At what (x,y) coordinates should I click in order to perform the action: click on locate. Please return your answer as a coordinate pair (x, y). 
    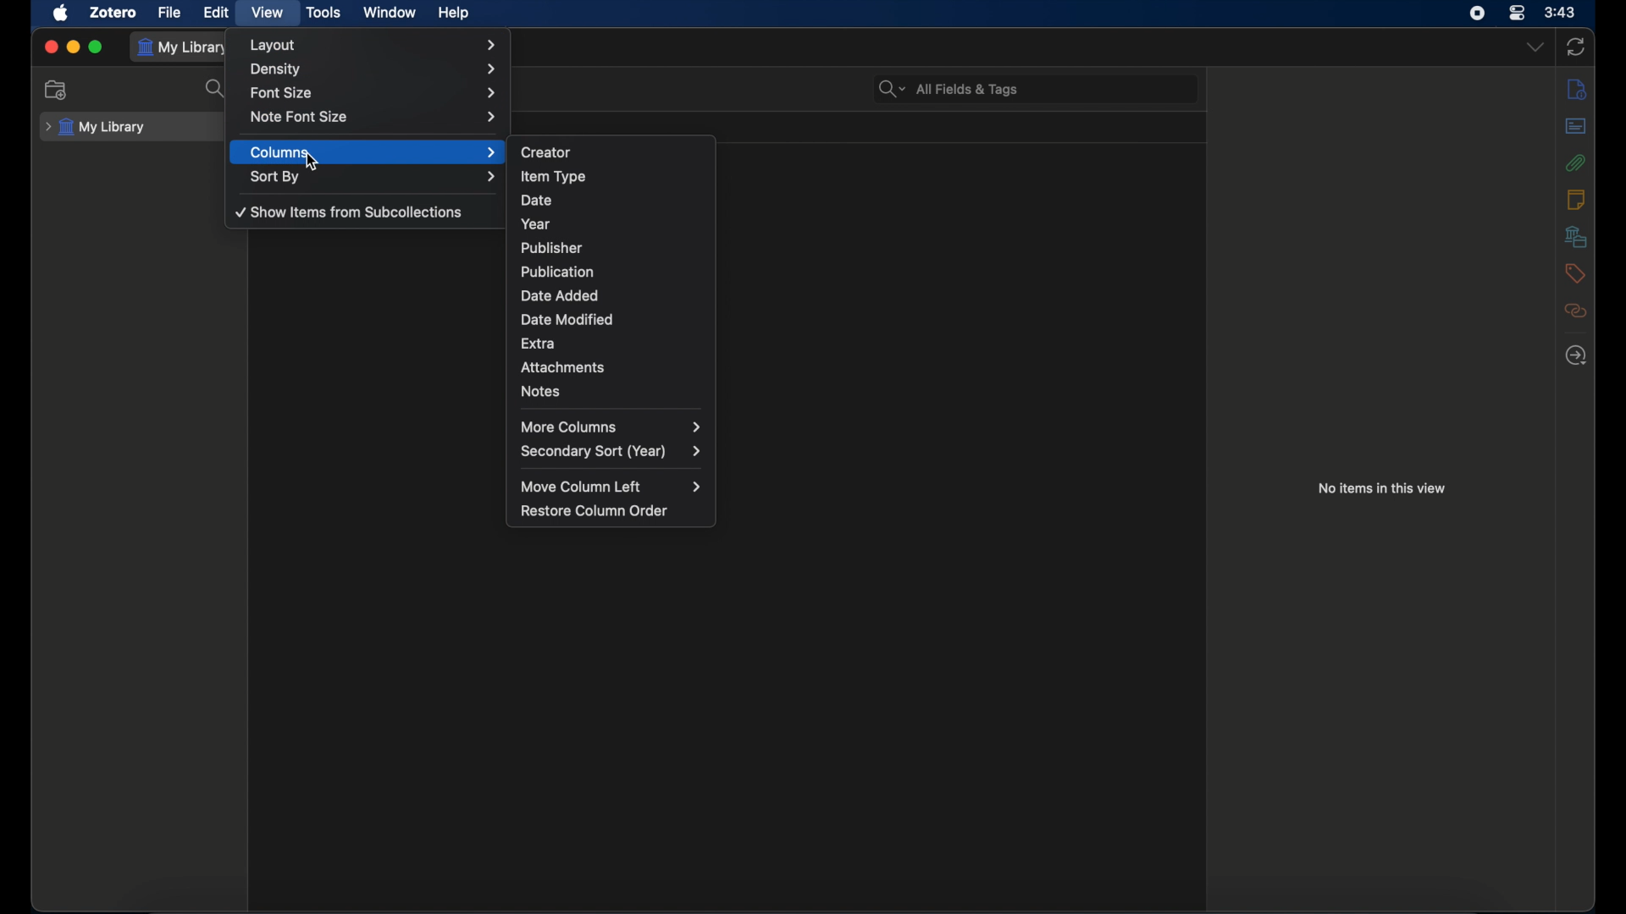
    Looking at the image, I should click on (1575, 355).